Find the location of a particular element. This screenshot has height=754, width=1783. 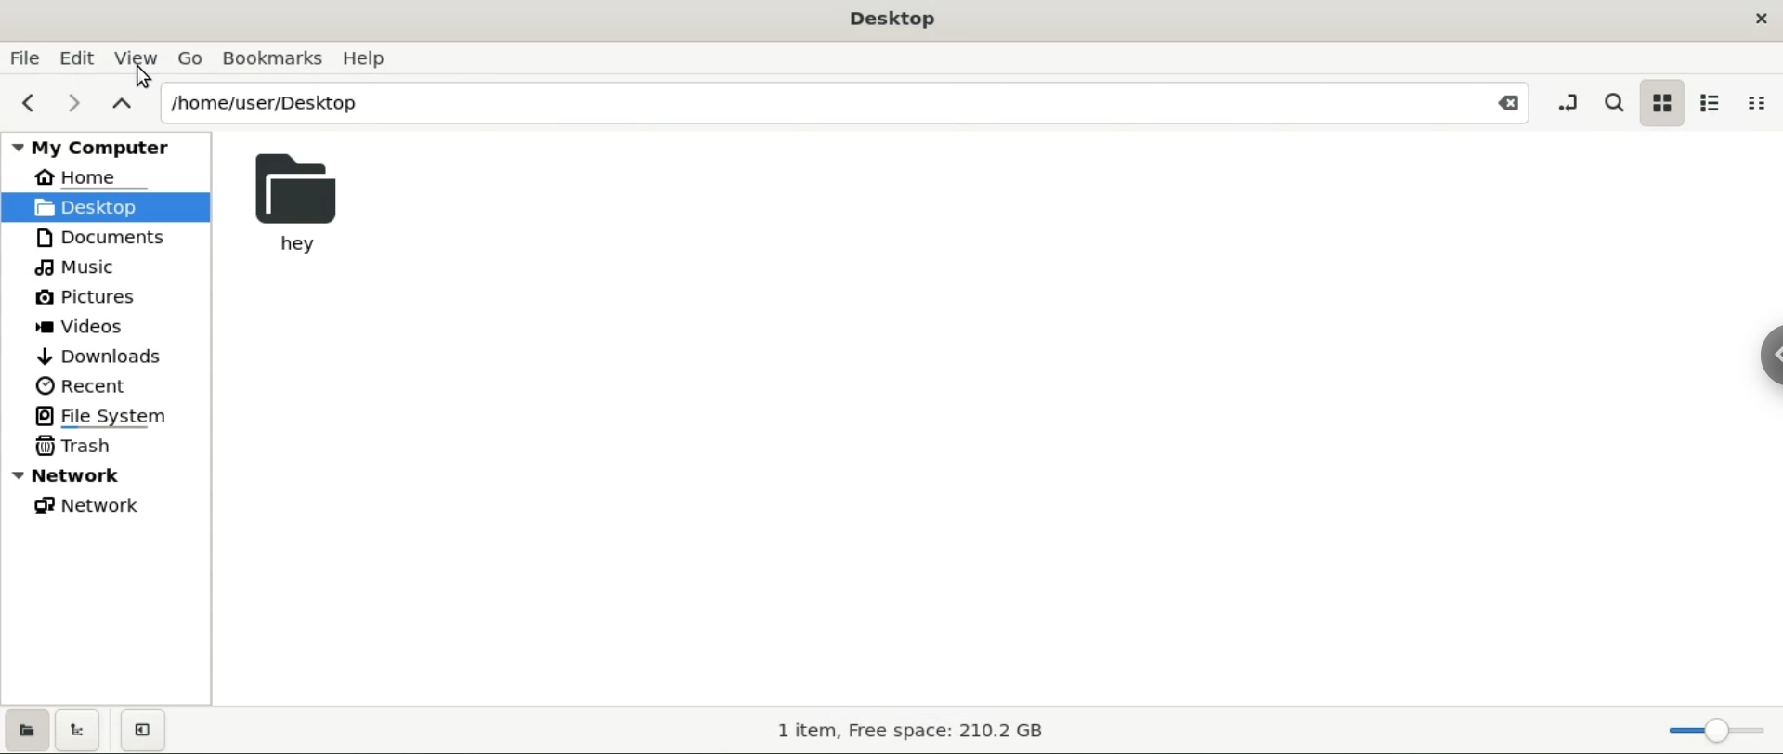

pictures is located at coordinates (85, 297).